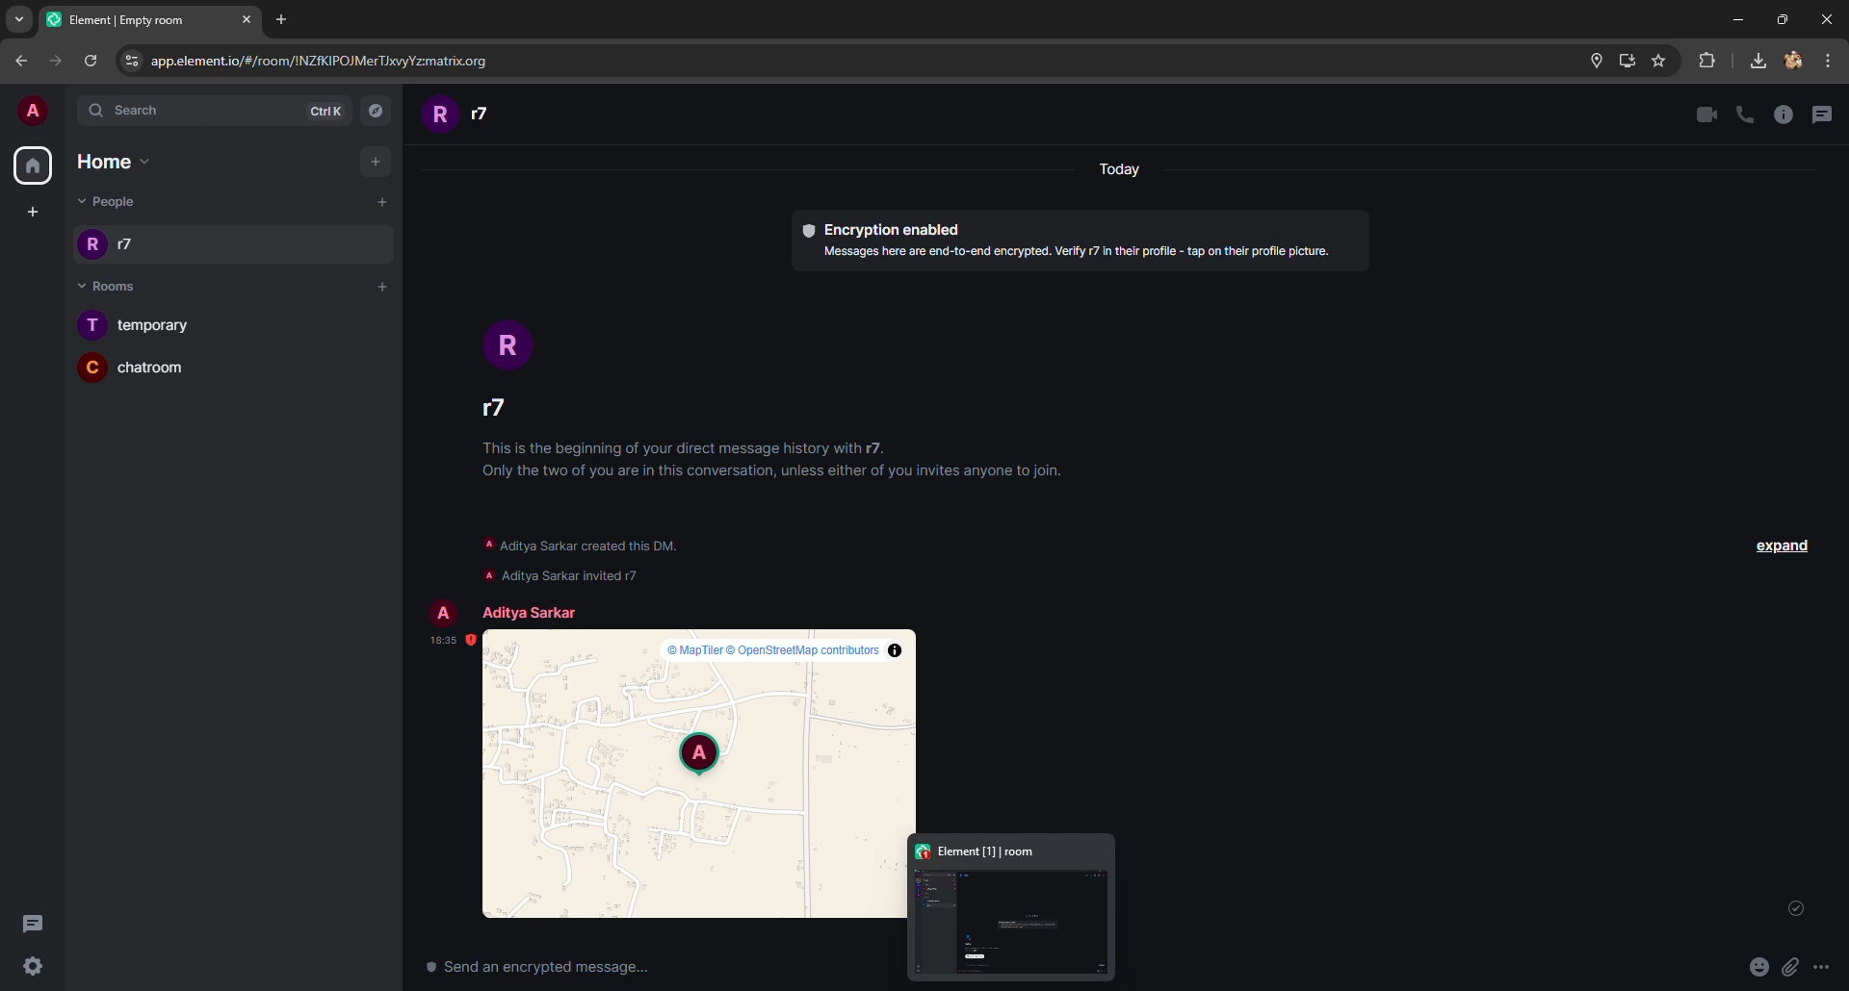 The image size is (1849, 991). What do you see at coordinates (117, 162) in the screenshot?
I see `home` at bounding box center [117, 162].